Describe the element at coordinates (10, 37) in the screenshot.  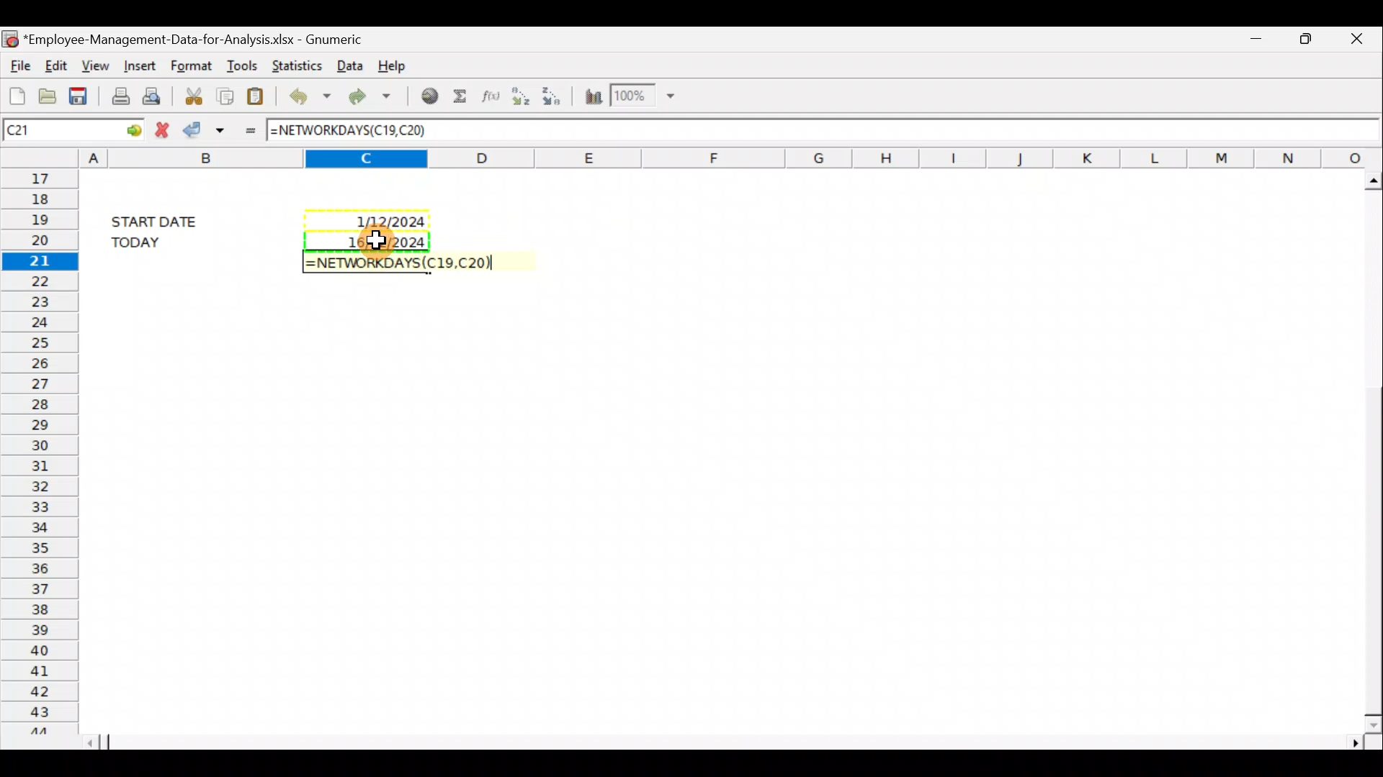
I see `Gnumeric logo` at that location.